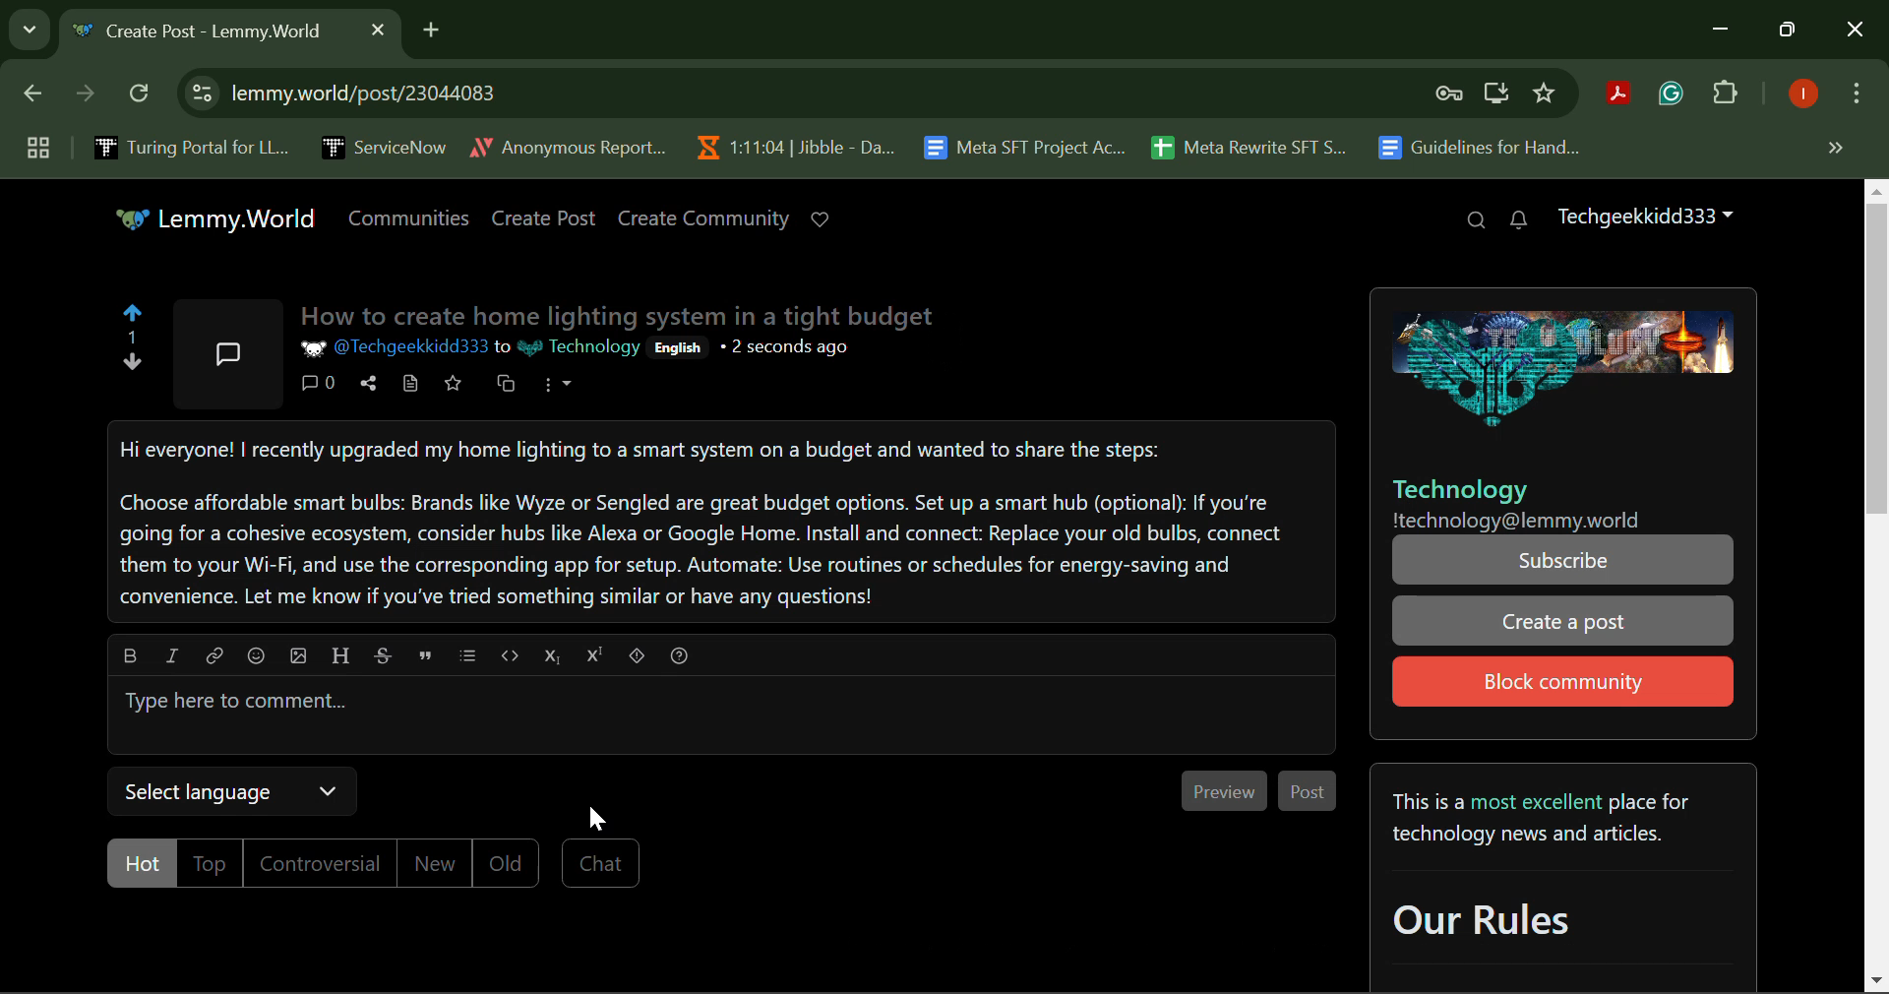 This screenshot has height=994, width=1889. I want to click on Vertical Scroll Bar, so click(1877, 587).